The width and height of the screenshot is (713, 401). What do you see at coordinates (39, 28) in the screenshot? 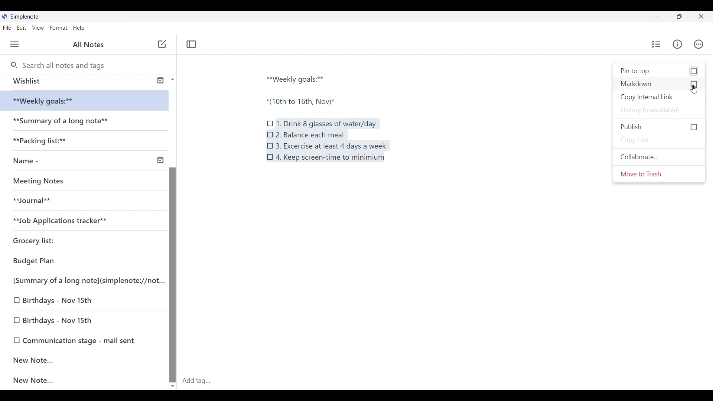
I see `View` at bounding box center [39, 28].